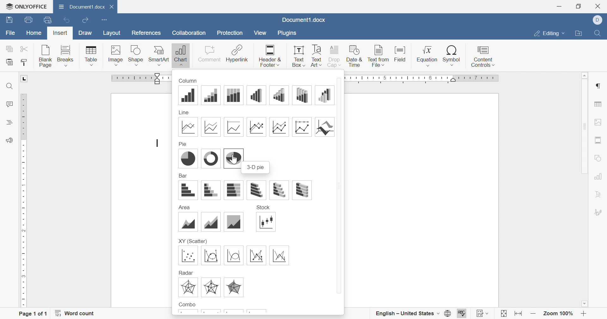  What do you see at coordinates (233, 255) in the screenshot?
I see `Scatter with smooth lines` at bounding box center [233, 255].